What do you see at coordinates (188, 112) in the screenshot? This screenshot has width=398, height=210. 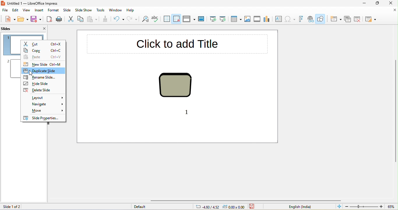 I see `1` at bounding box center [188, 112].